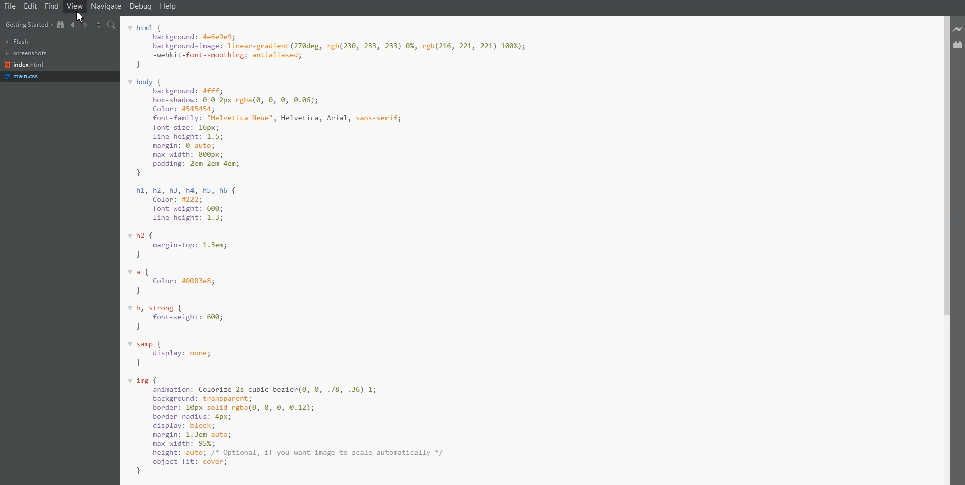 This screenshot has width=965, height=485. What do you see at coordinates (943, 250) in the screenshot?
I see `Vertical Scroll bar` at bounding box center [943, 250].